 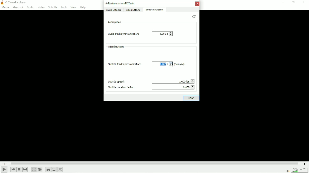 I want to click on Close, so click(x=304, y=2).